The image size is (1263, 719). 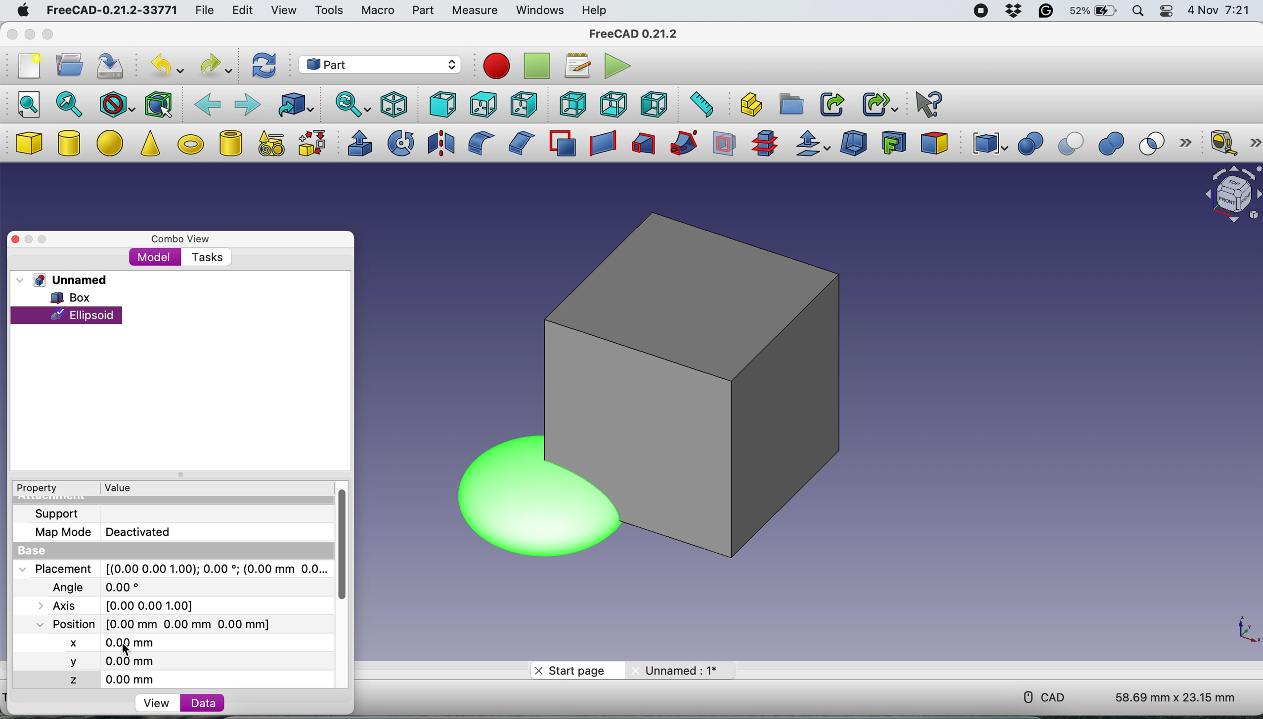 I want to click on stop recording macros, so click(x=538, y=67).